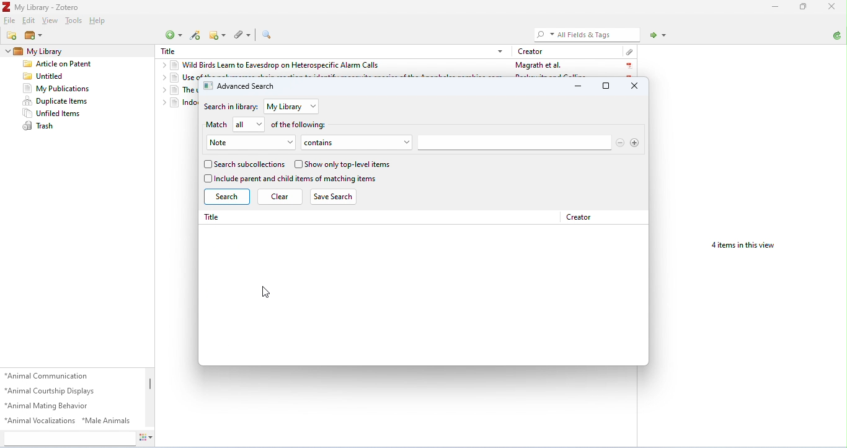 The height and width of the screenshot is (448, 847). Describe the element at coordinates (607, 86) in the screenshot. I see `maximize` at that location.